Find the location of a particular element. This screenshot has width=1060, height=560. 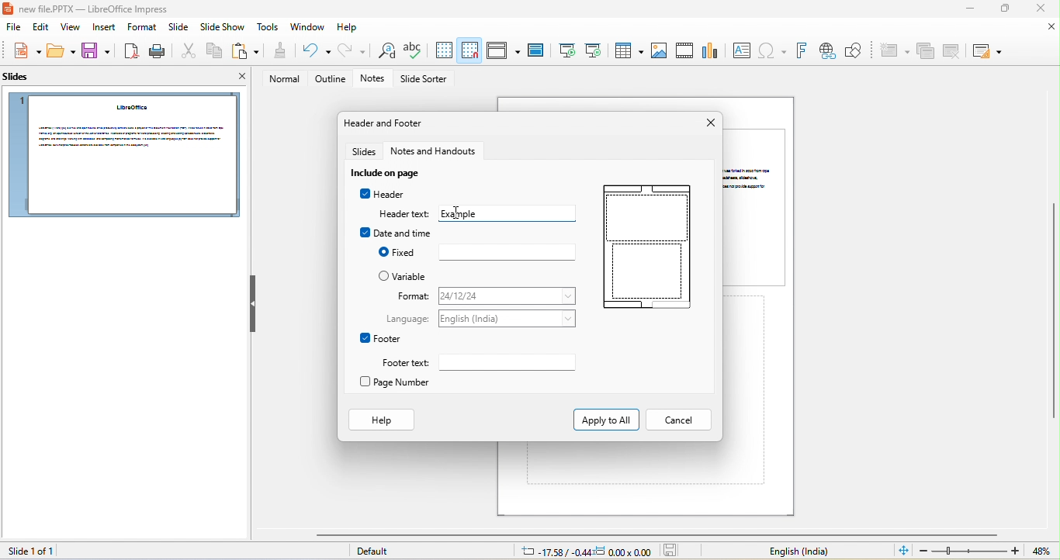

view is located at coordinates (71, 29).